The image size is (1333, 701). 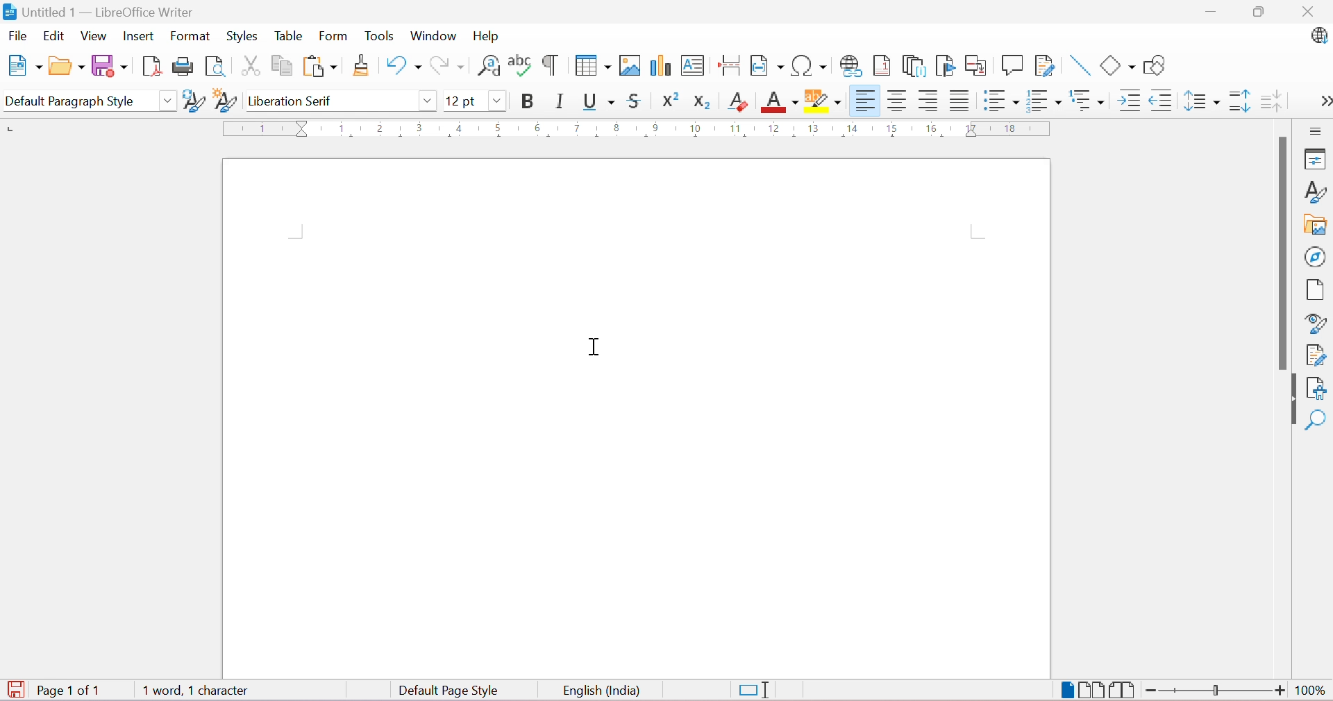 What do you see at coordinates (215, 67) in the screenshot?
I see `Toggle Print Preview` at bounding box center [215, 67].